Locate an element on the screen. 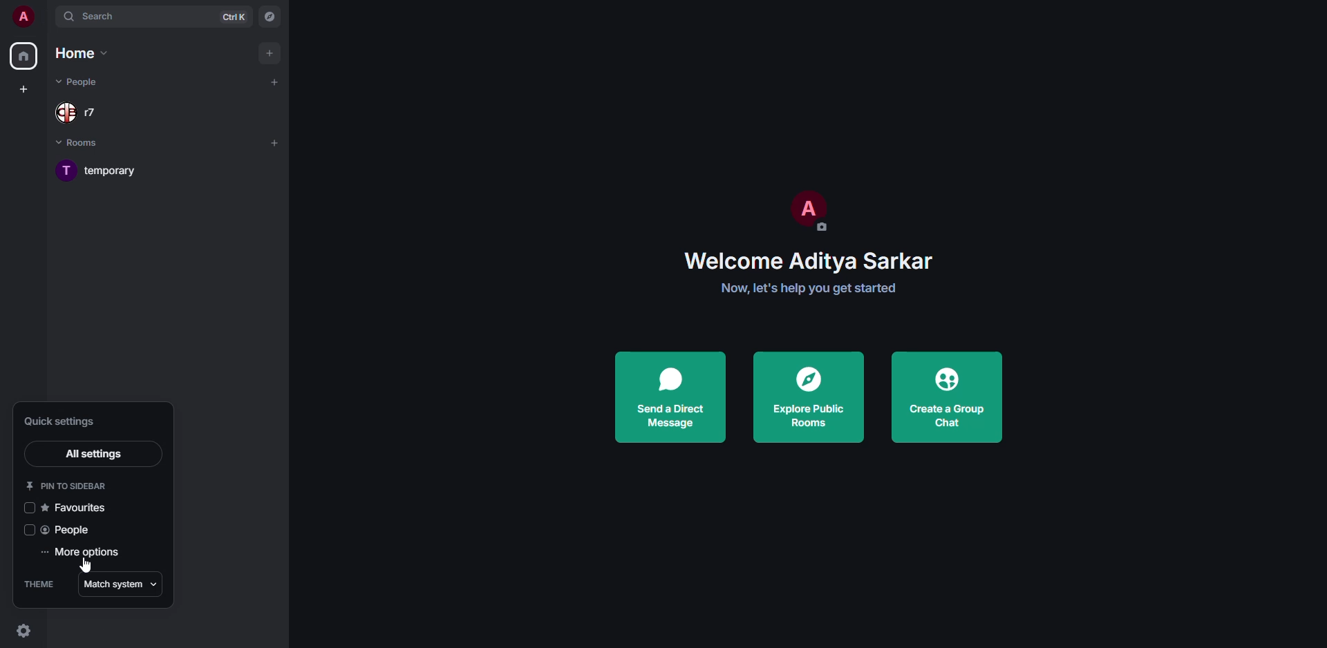 The image size is (1327, 648). add is located at coordinates (274, 142).